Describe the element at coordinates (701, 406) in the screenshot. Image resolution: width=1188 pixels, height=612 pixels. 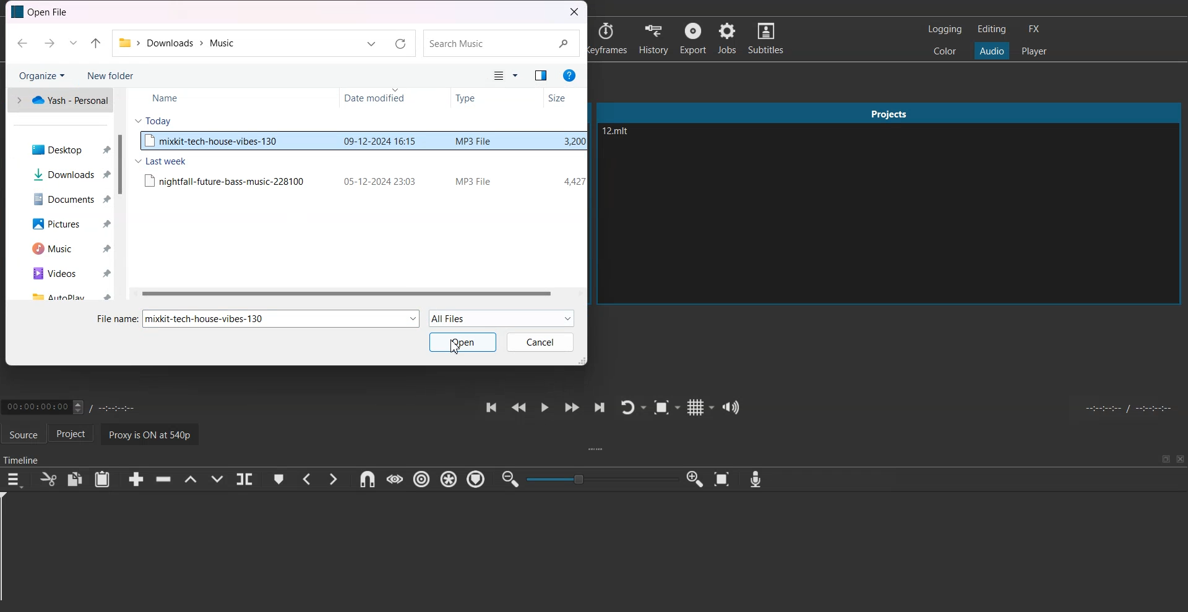
I see `Toggle grid display on the player` at that location.